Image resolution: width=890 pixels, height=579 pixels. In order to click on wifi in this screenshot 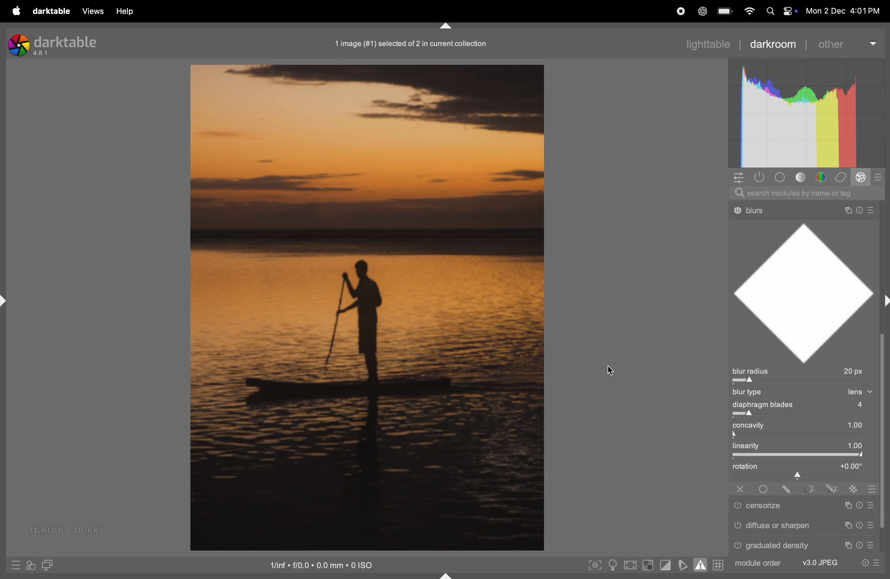, I will do `click(749, 11)`.